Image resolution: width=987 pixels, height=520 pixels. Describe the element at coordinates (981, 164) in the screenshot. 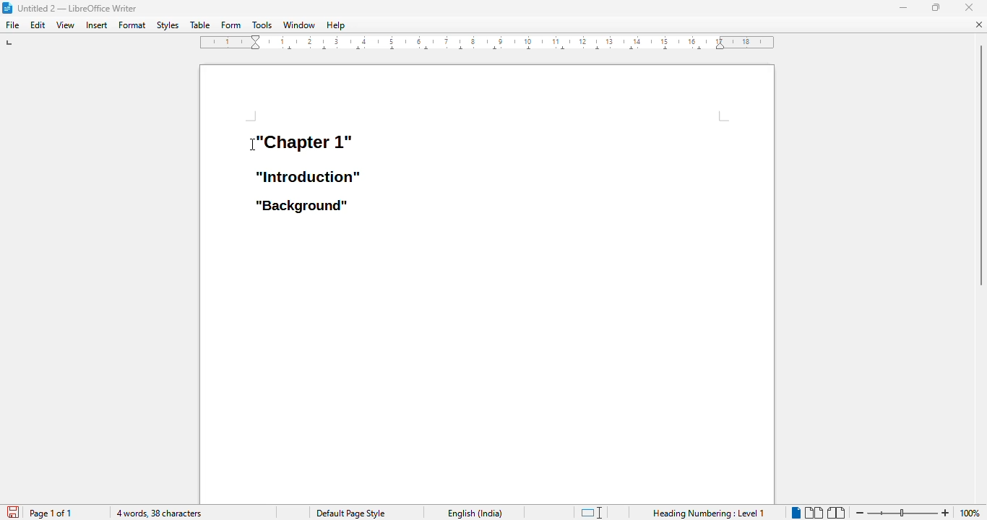

I see `vertical scroll bar` at that location.